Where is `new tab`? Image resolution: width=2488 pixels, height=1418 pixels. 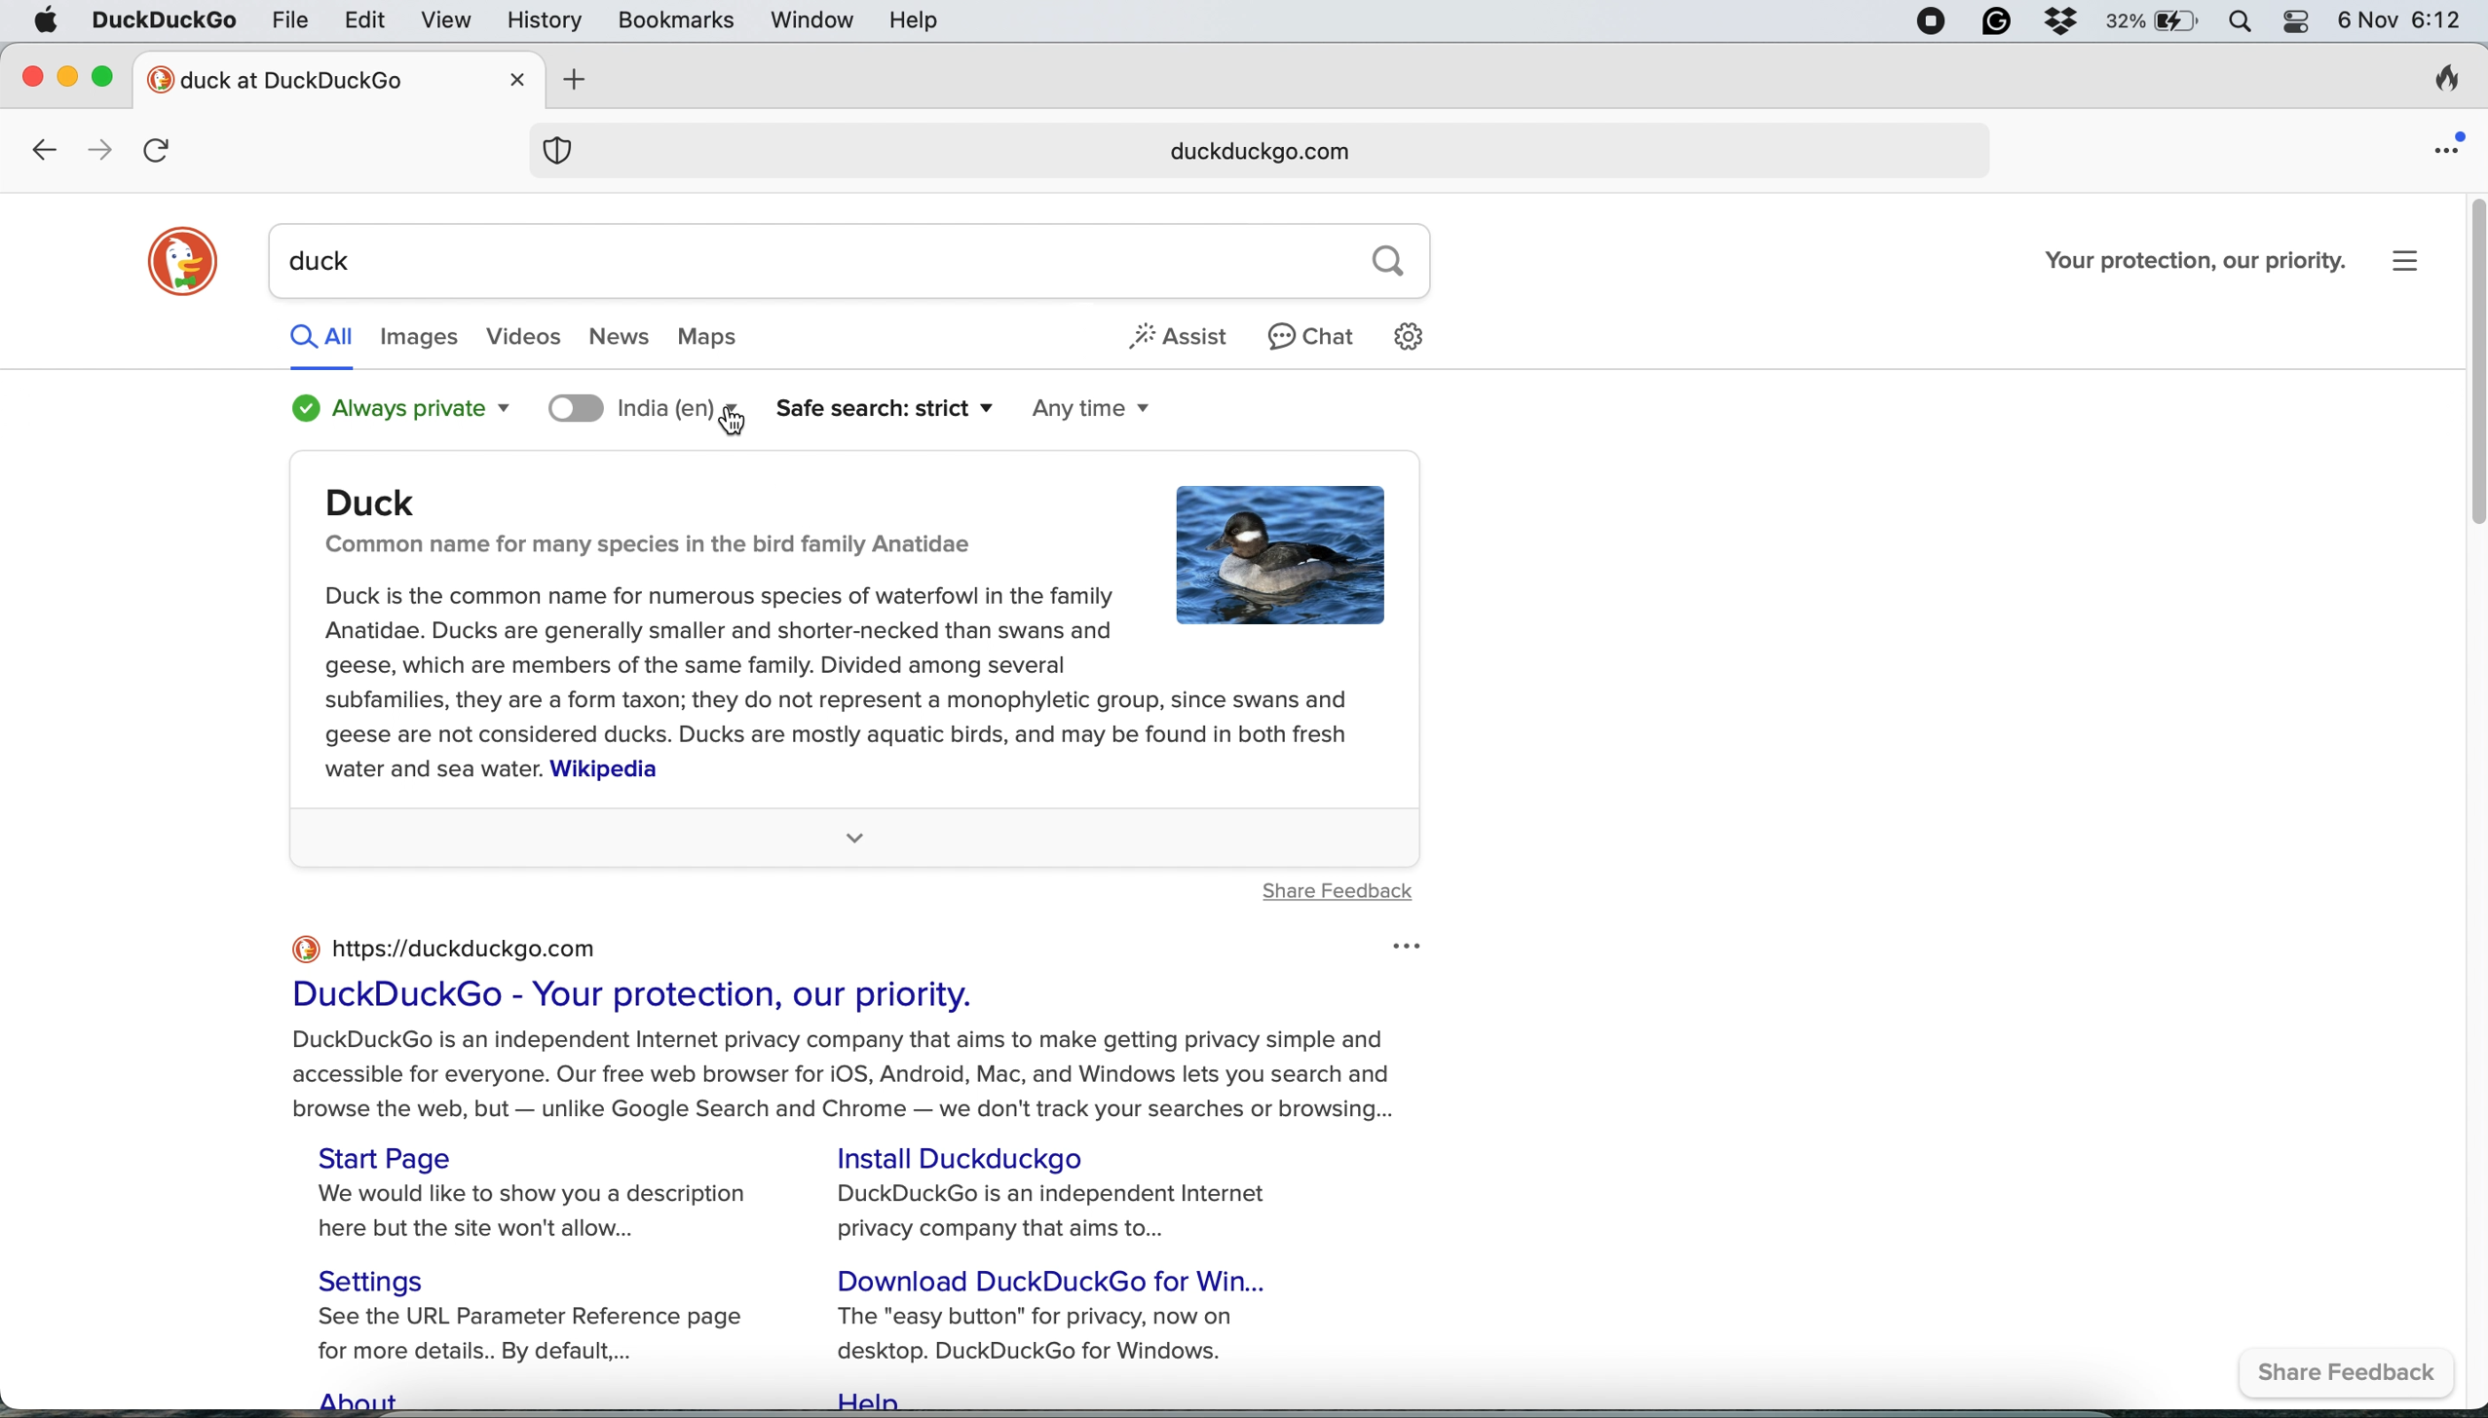 new tab is located at coordinates (318, 79).